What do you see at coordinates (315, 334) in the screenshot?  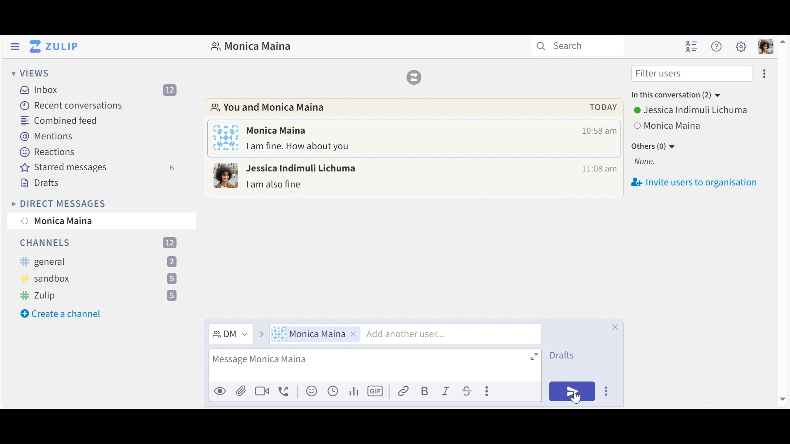 I see `User` at bounding box center [315, 334].